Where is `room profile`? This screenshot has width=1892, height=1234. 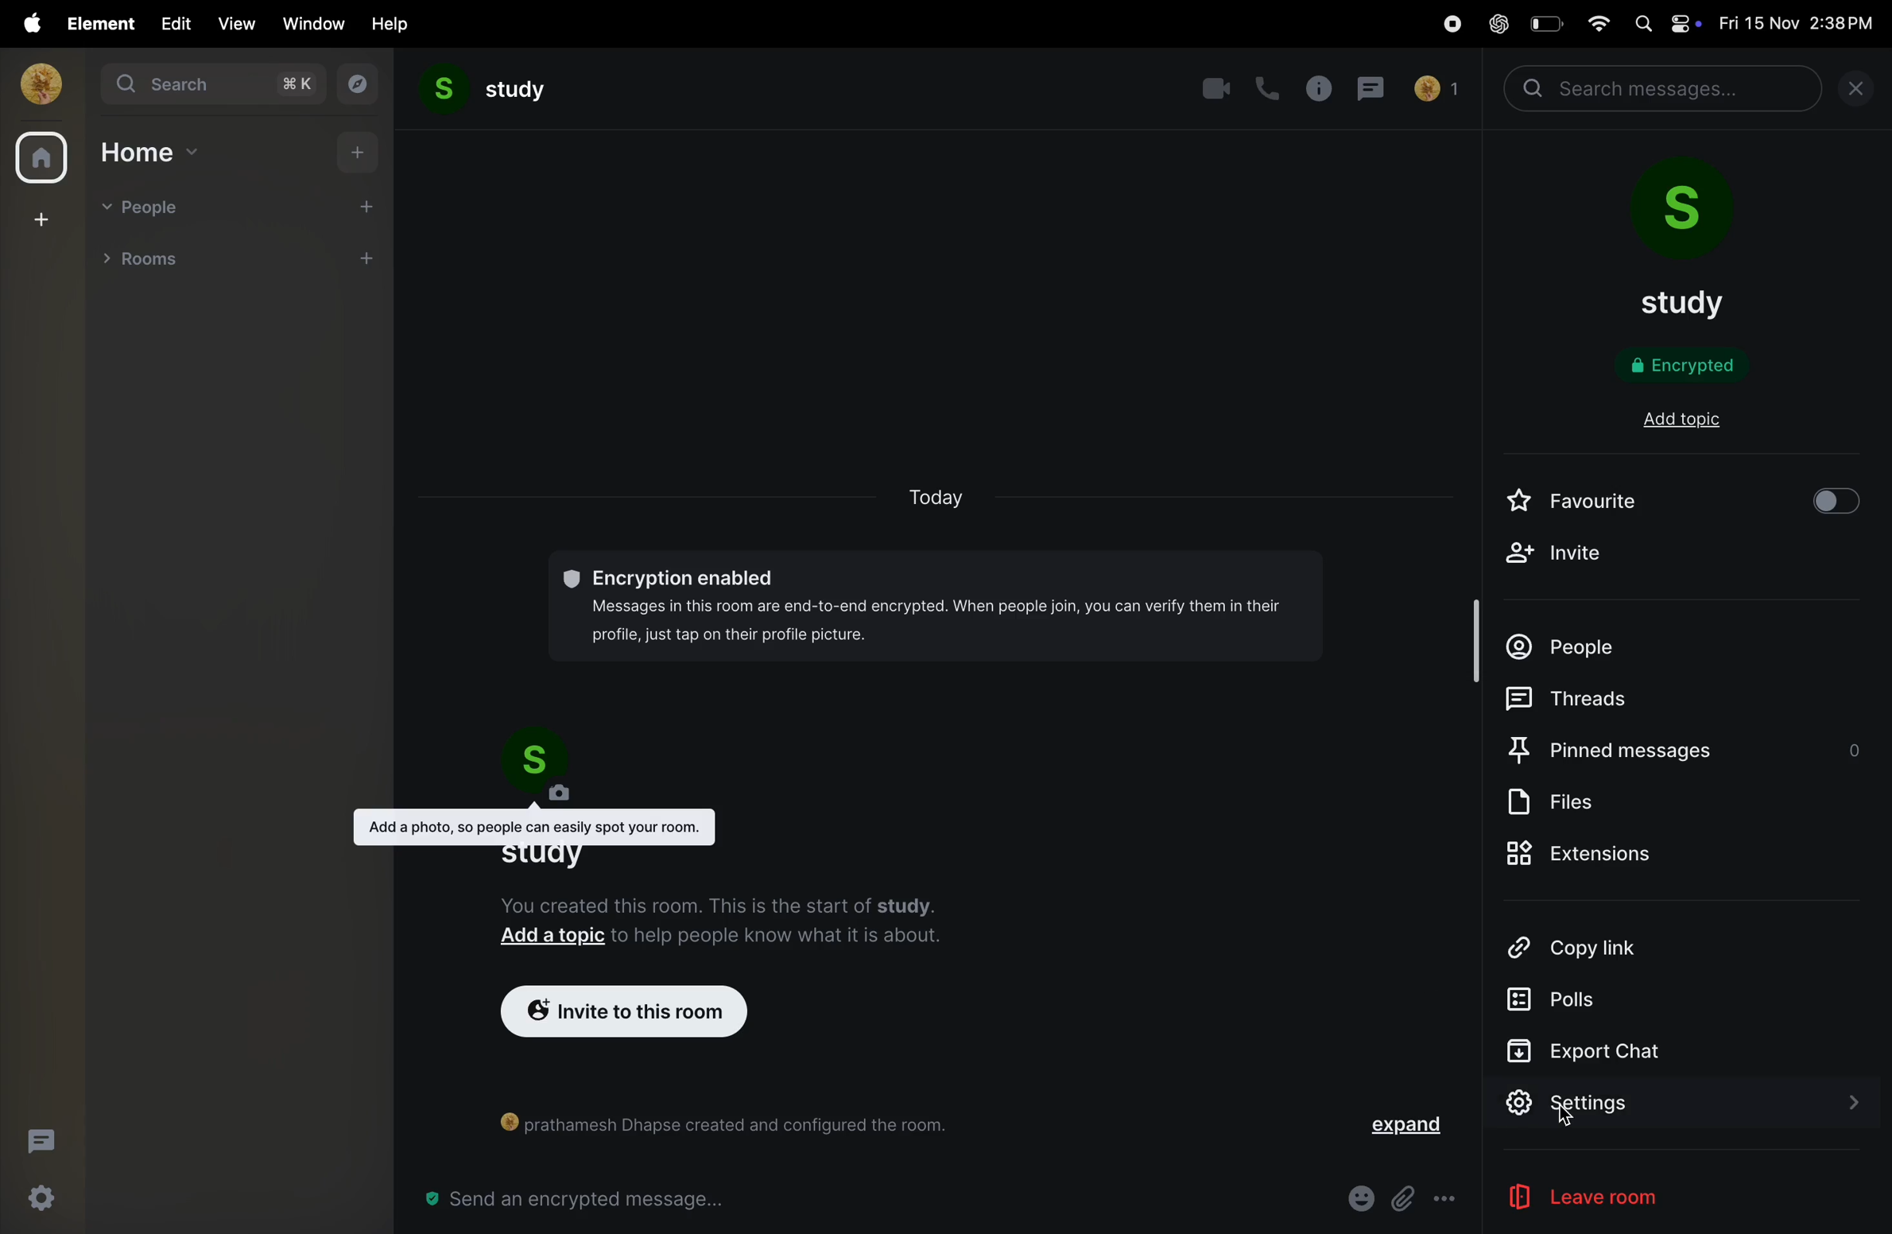
room profile is located at coordinates (1695, 215).